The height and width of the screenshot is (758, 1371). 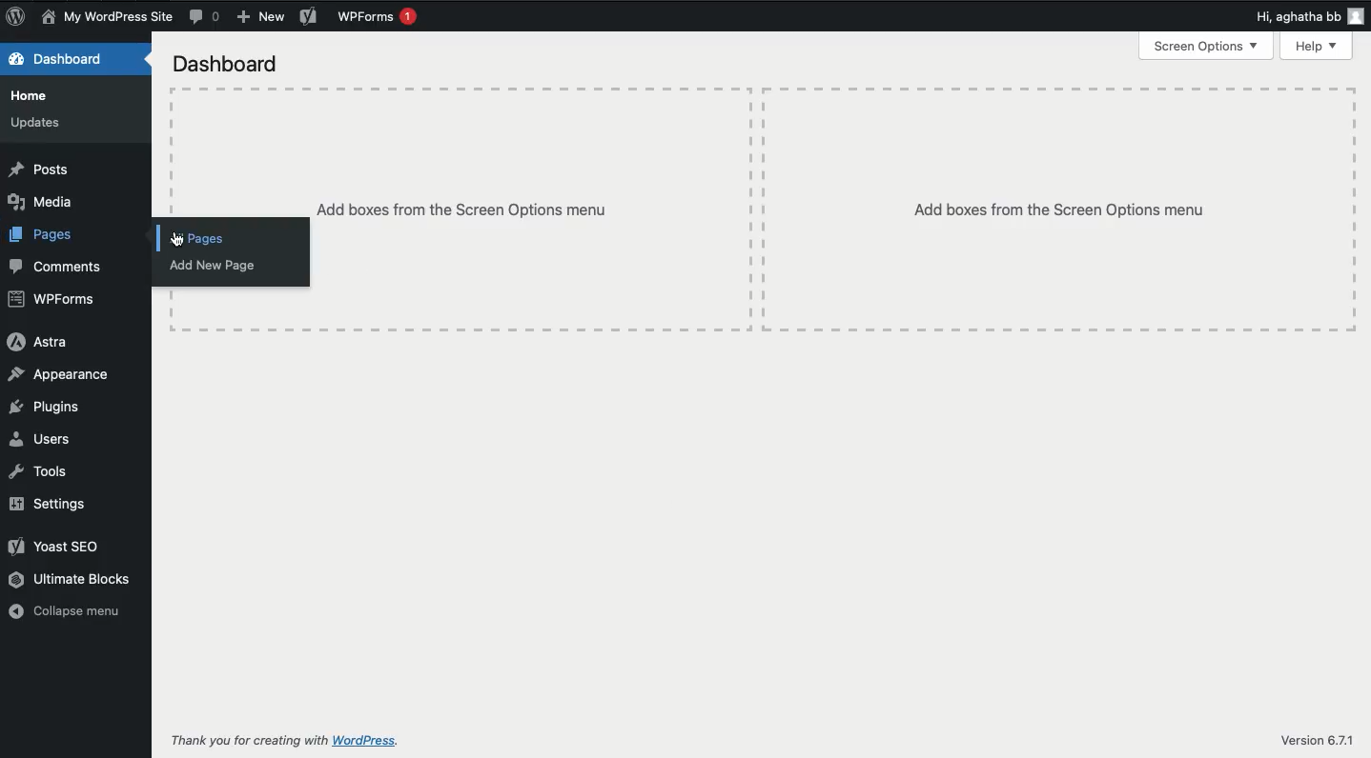 I want to click on wordpress, so click(x=369, y=740).